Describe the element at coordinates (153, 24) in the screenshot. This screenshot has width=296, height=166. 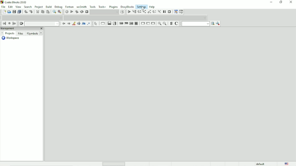
I see `Return instruction` at that location.